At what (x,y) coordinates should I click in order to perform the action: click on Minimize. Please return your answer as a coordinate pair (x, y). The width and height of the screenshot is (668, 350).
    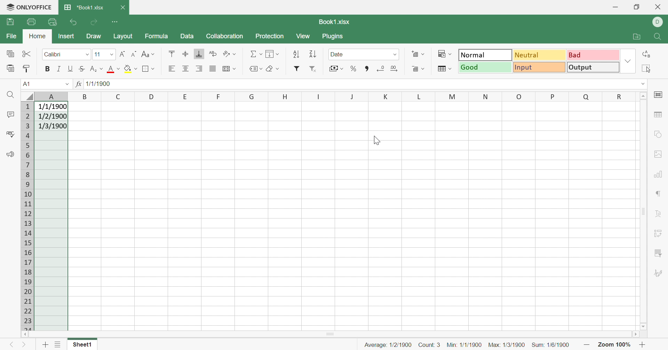
    Looking at the image, I should click on (616, 8).